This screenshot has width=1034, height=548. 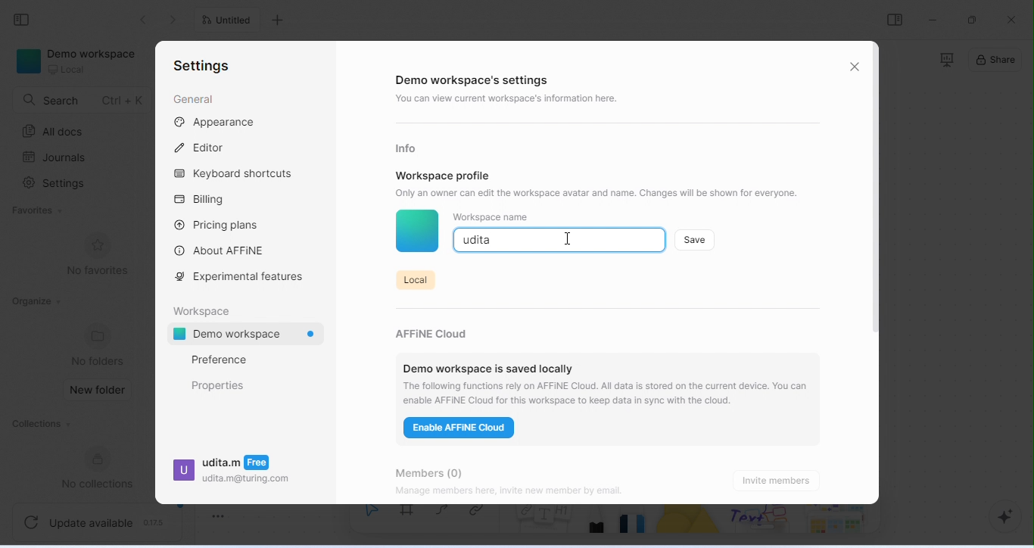 I want to click on info, so click(x=409, y=148).